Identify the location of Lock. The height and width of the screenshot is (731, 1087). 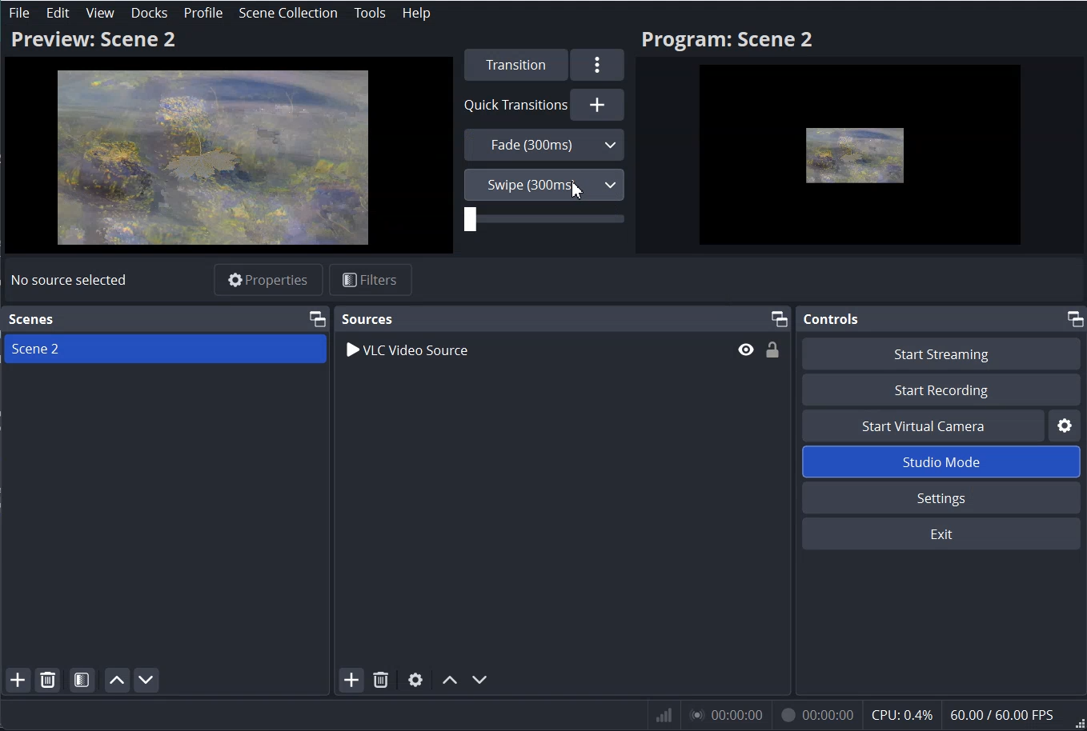
(772, 350).